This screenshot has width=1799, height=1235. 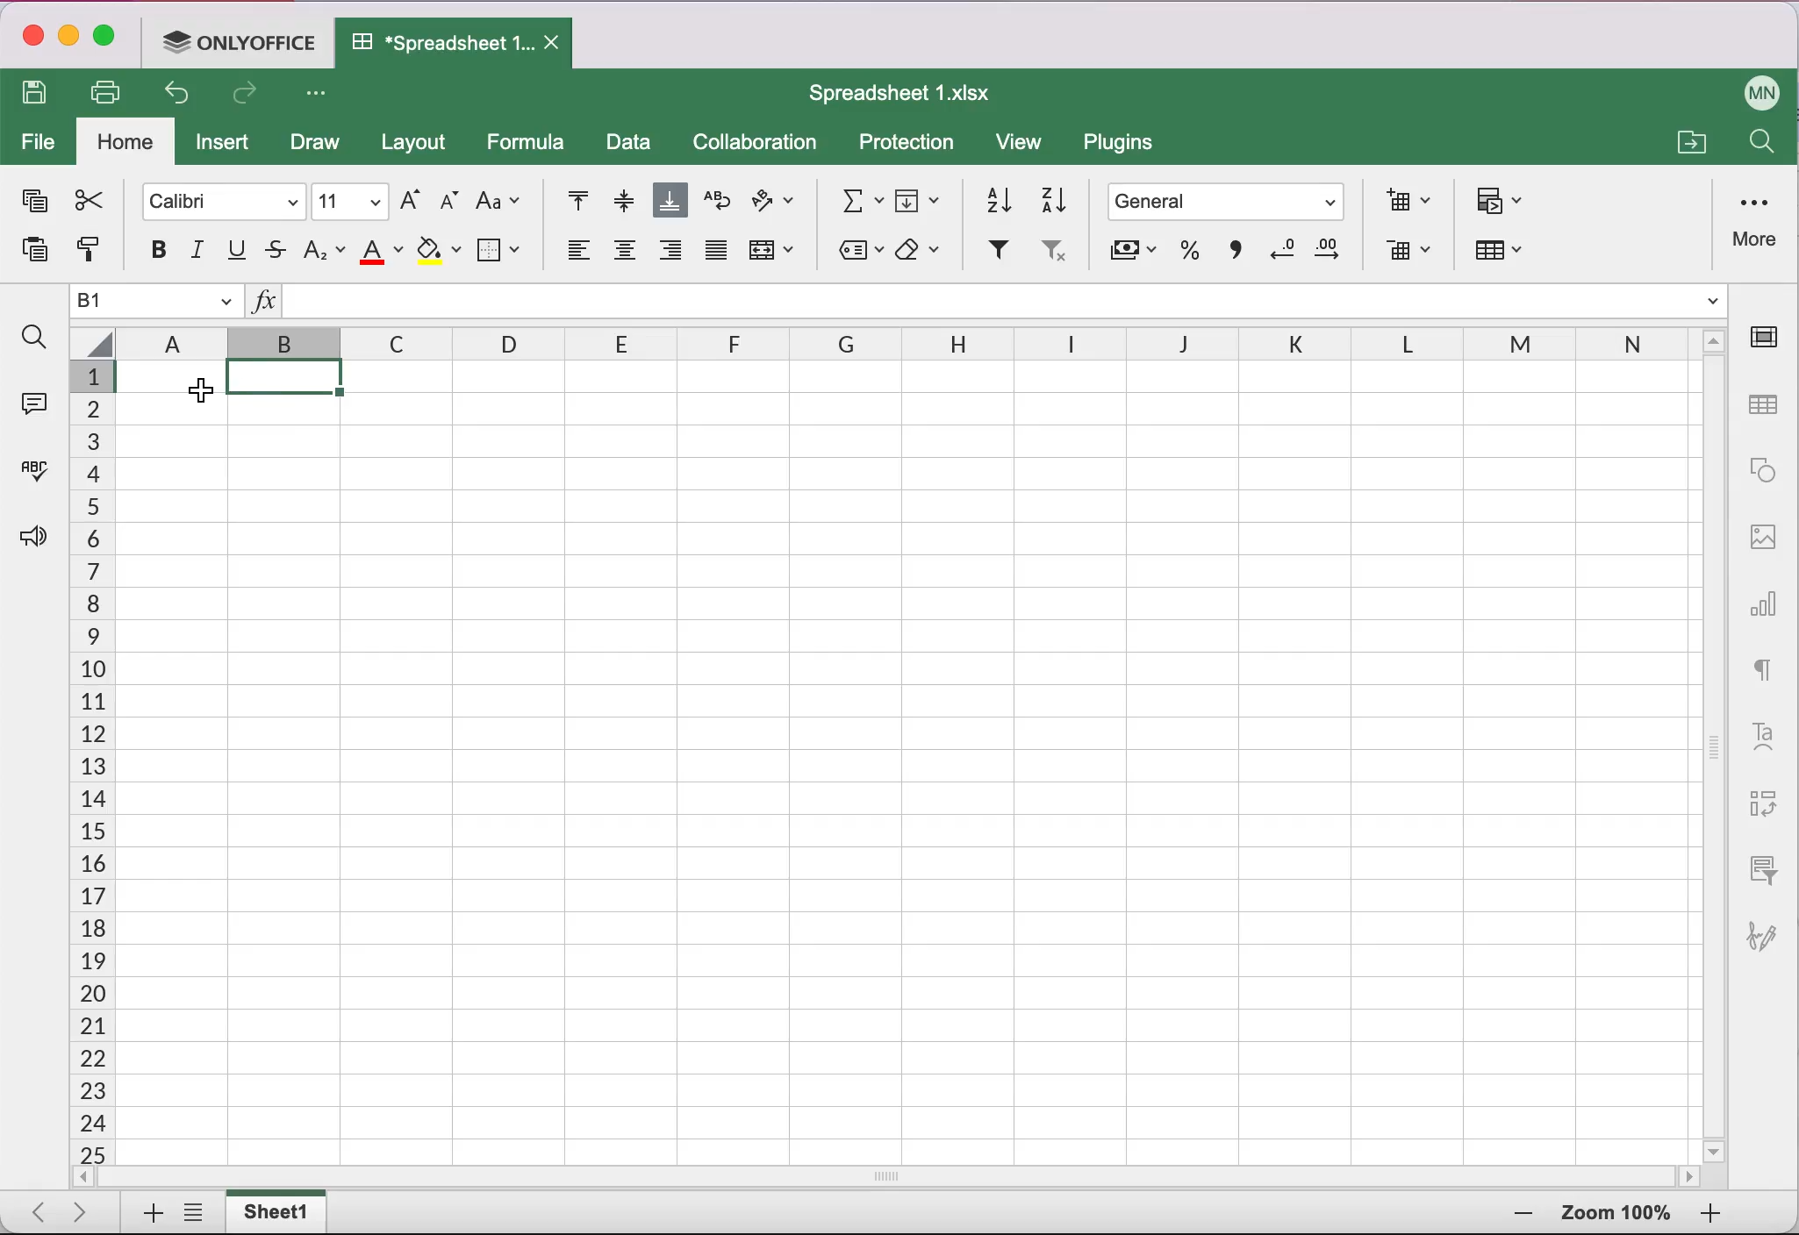 I want to click on image, so click(x=1763, y=534).